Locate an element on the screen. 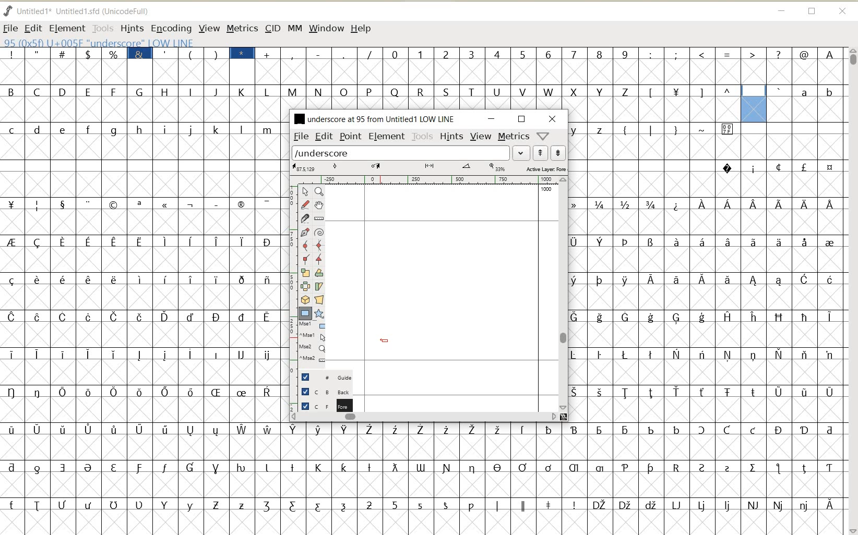 This screenshot has height=535, width=858. MINIMIZE is located at coordinates (781, 9).